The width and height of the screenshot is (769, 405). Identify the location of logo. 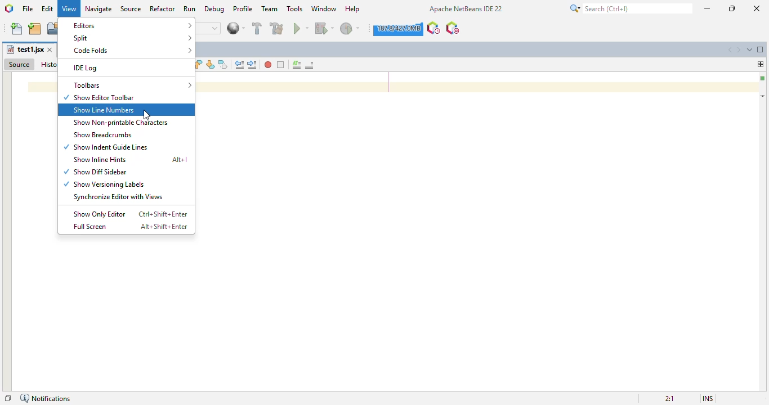
(8, 8).